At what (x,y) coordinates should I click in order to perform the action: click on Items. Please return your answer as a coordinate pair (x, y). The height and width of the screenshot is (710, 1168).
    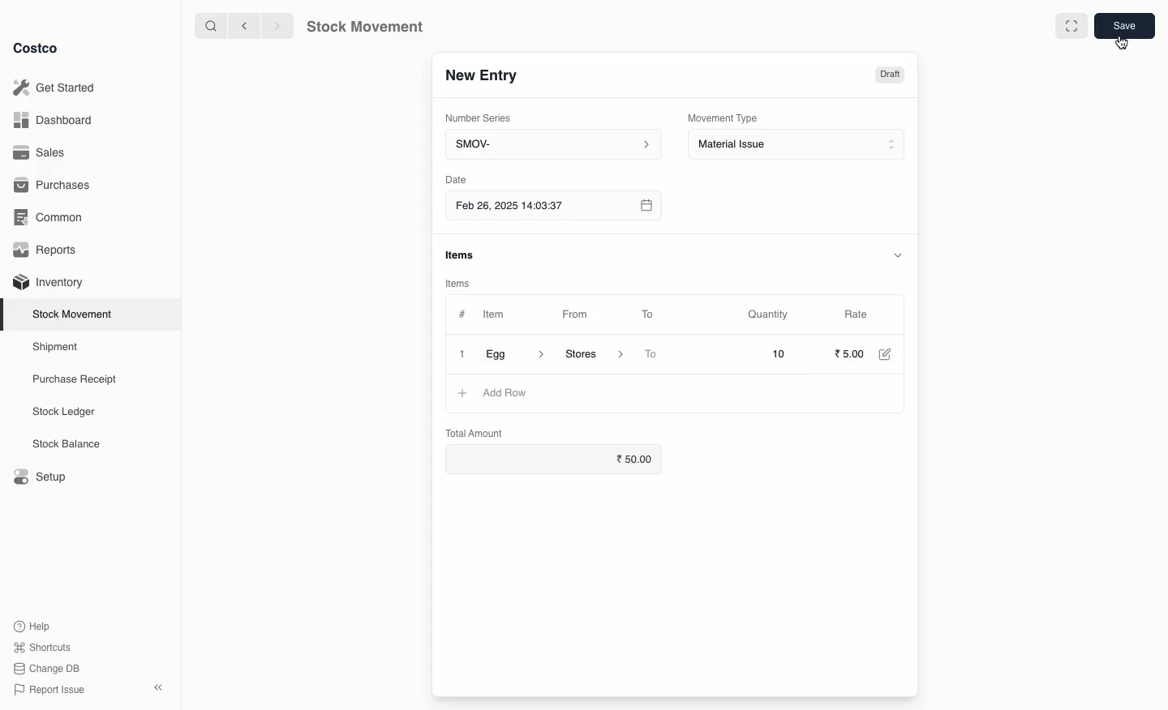
    Looking at the image, I should click on (456, 283).